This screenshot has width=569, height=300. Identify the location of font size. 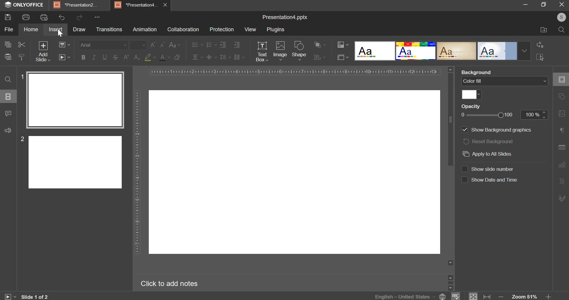
(138, 45).